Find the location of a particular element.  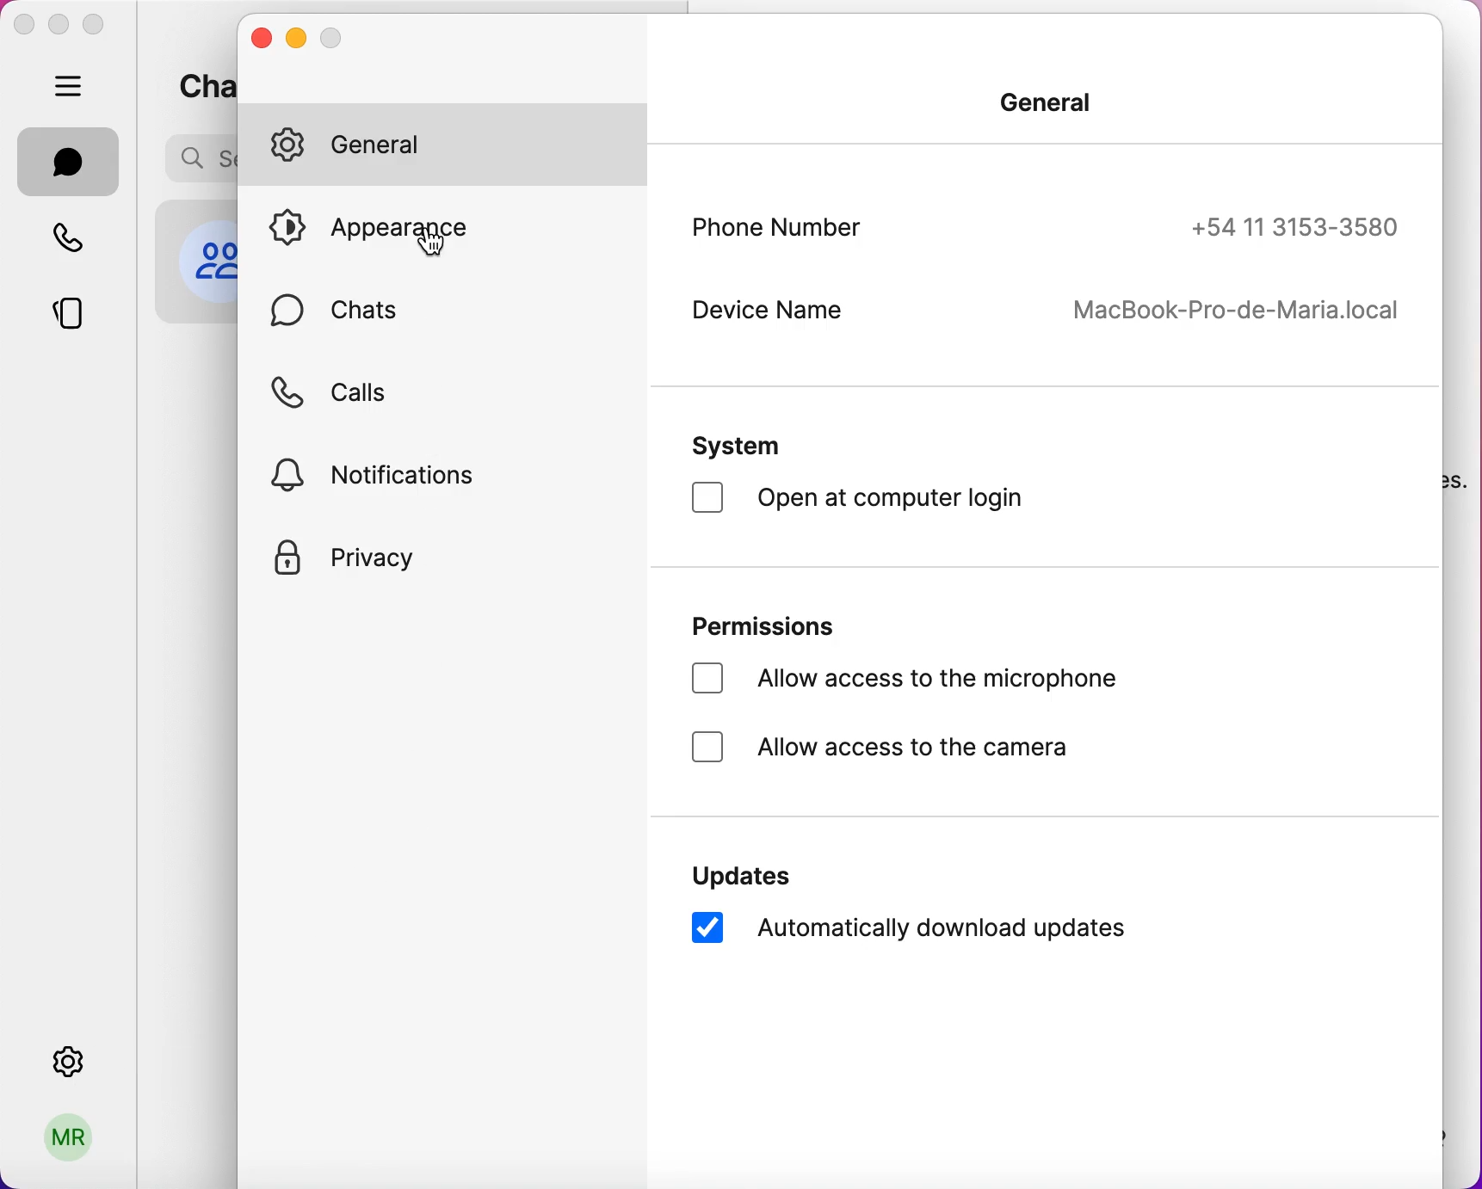

automatically download updates is located at coordinates (956, 933).